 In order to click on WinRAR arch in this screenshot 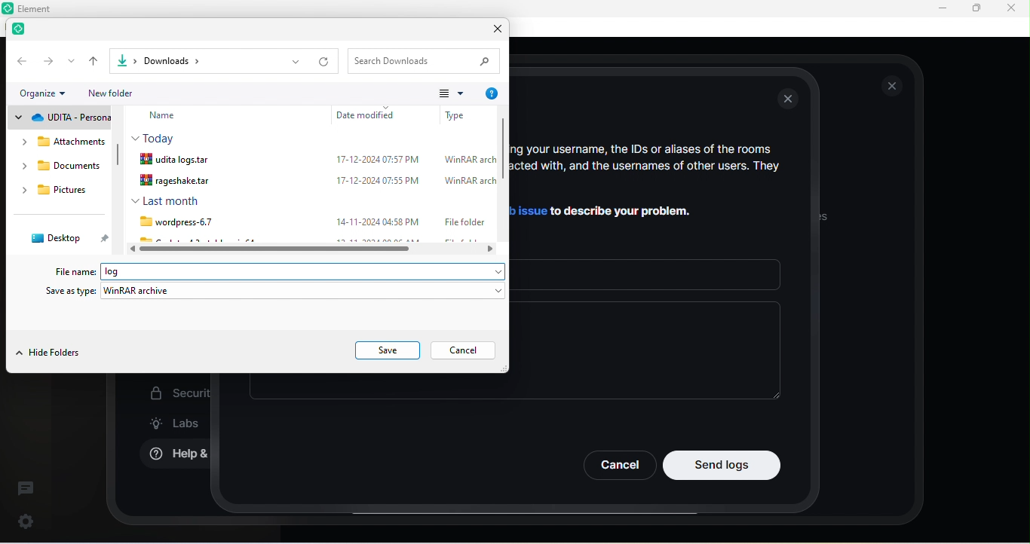, I will do `click(469, 160)`.